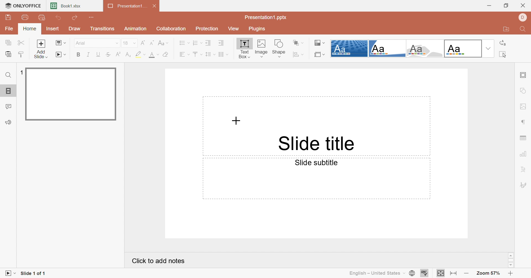 This screenshot has width=531, height=278. I want to click on Copy style, so click(21, 55).